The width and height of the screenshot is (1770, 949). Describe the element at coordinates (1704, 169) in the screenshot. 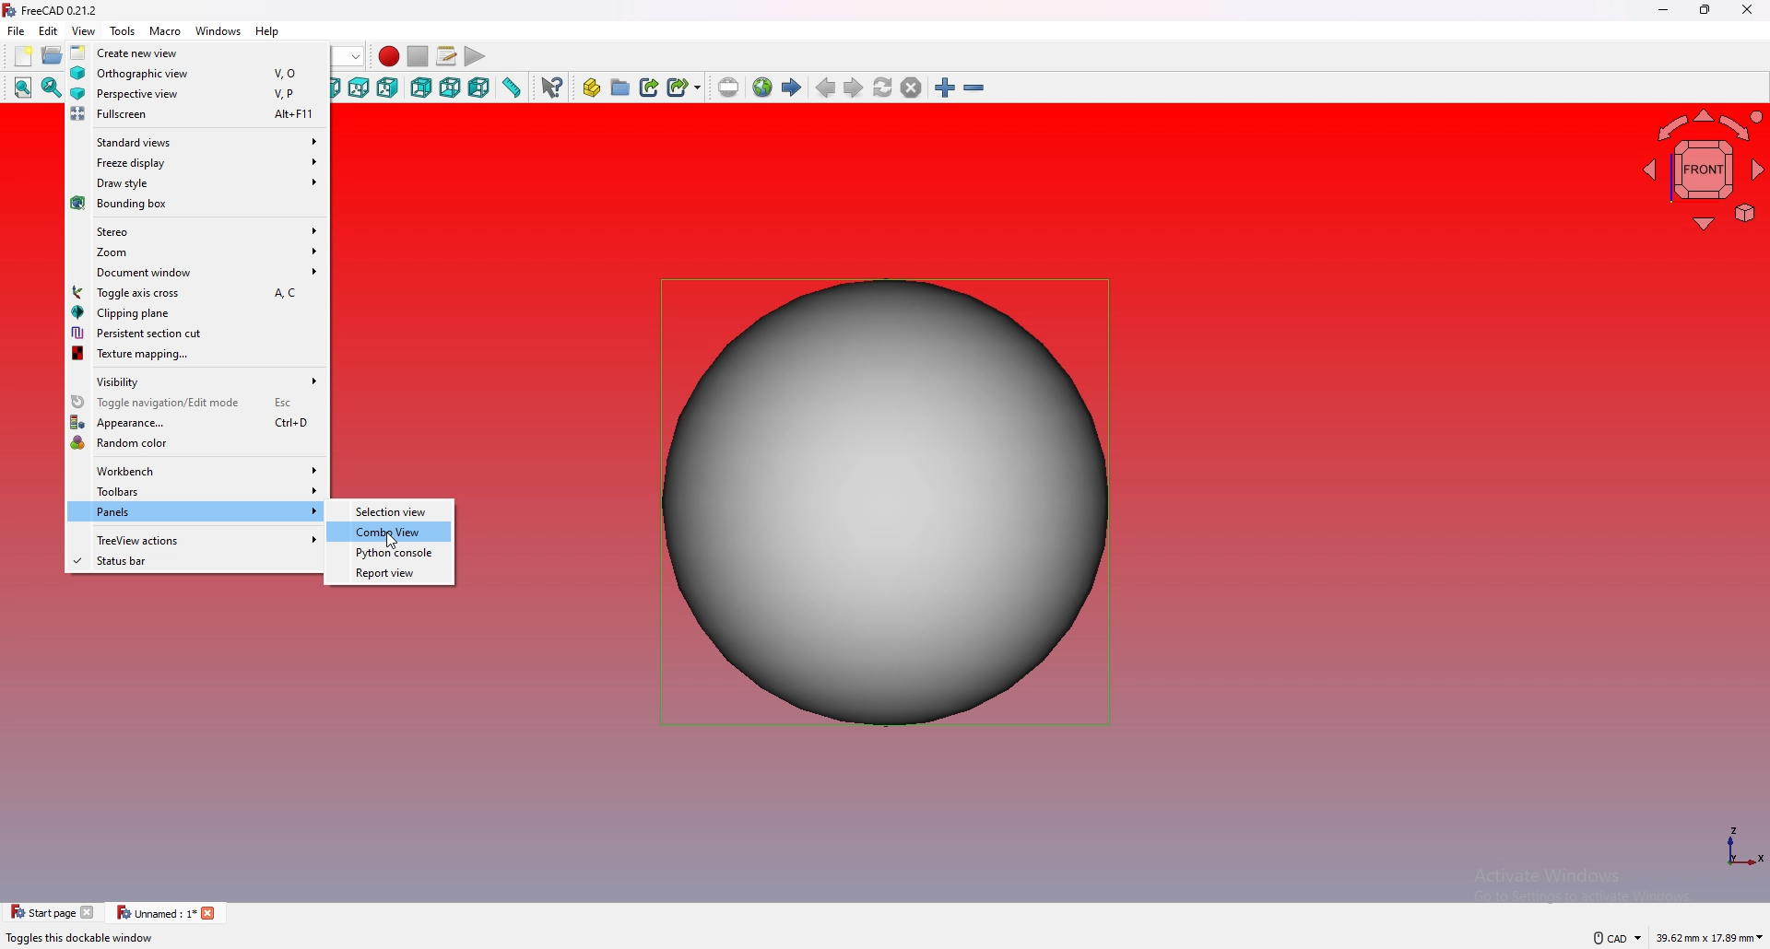

I see `navigating cube` at that location.